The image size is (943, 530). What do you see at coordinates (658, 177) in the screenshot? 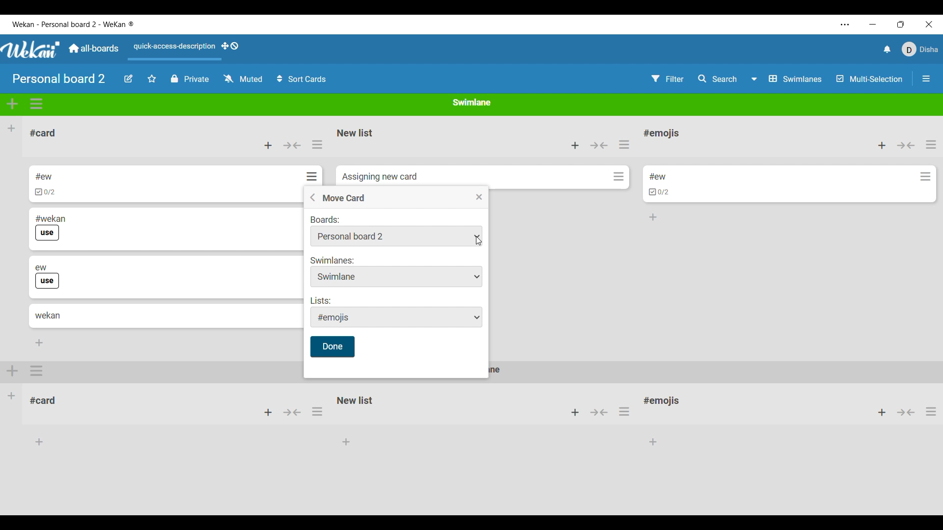
I see `Card name` at bounding box center [658, 177].